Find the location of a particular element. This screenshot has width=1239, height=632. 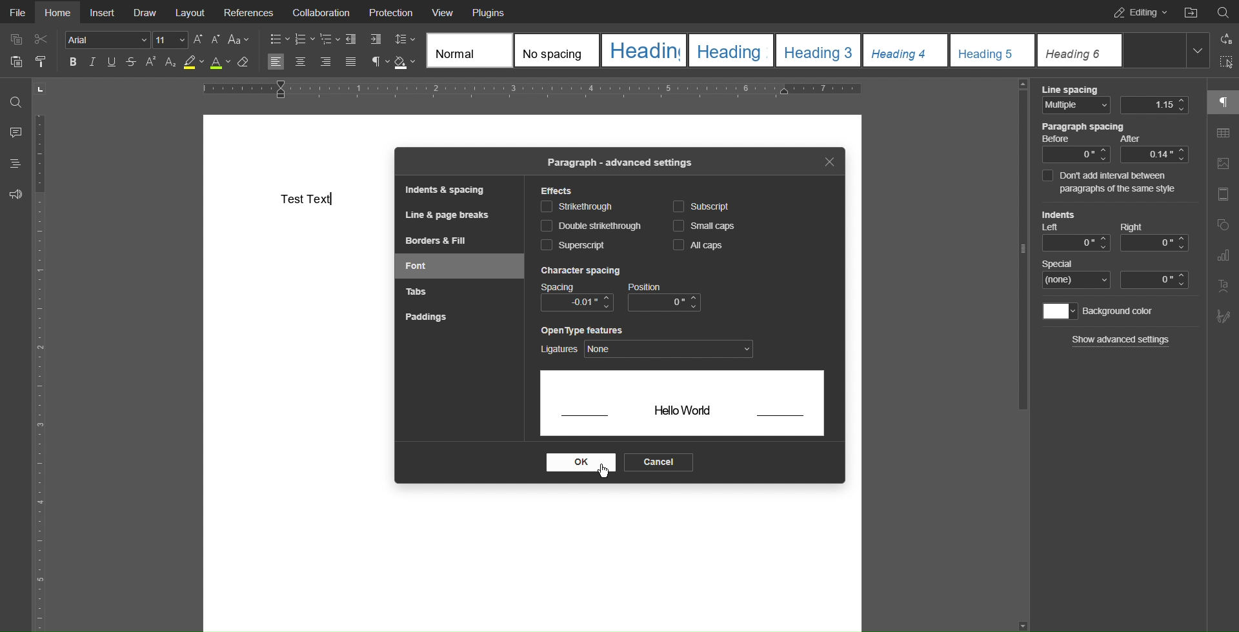

Strikethrough is located at coordinates (577, 206).